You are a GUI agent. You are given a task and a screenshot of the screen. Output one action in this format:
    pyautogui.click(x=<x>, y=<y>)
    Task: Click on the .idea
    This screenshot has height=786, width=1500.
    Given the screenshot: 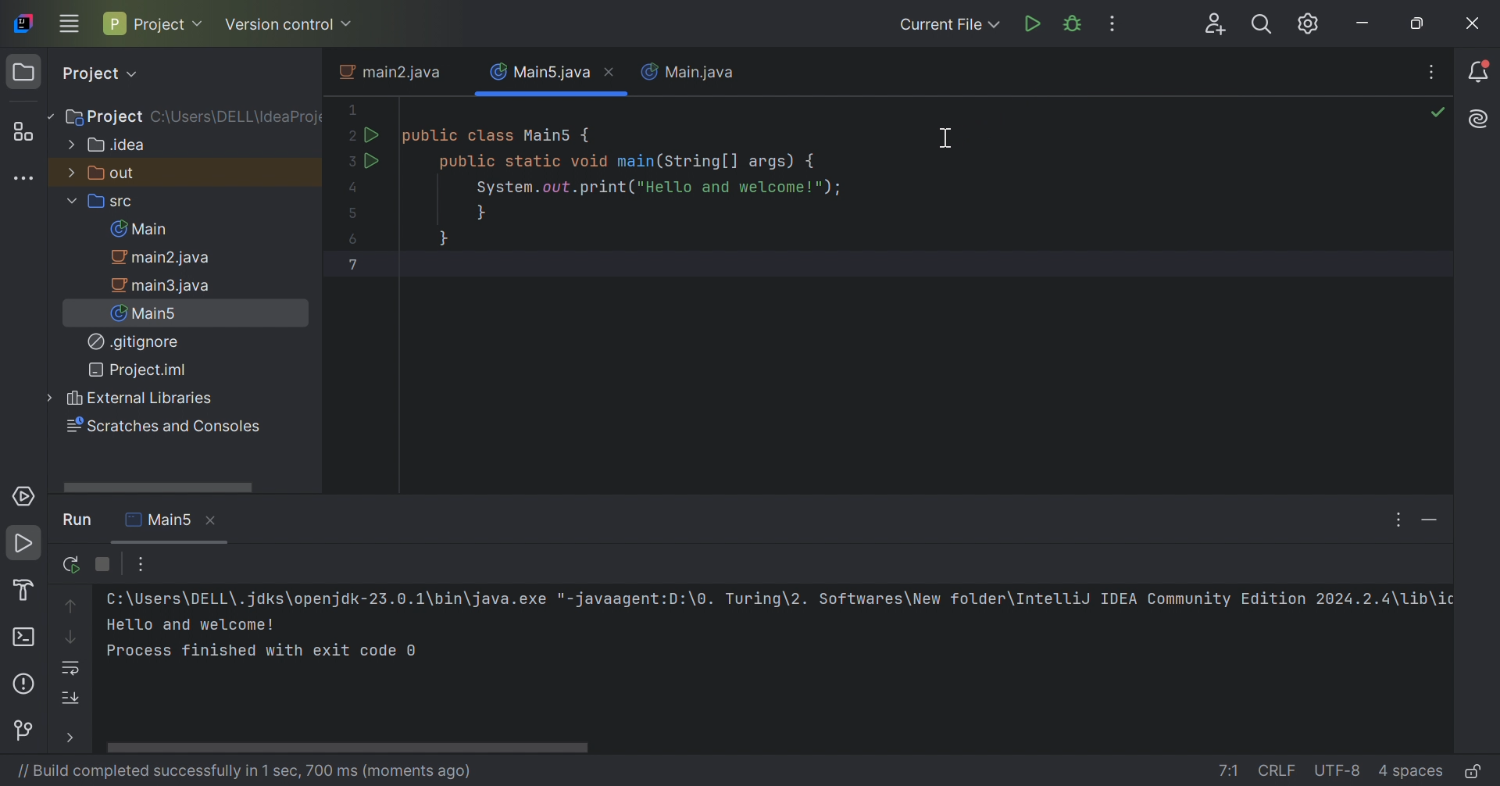 What is the action you would take?
    pyautogui.click(x=109, y=147)
    